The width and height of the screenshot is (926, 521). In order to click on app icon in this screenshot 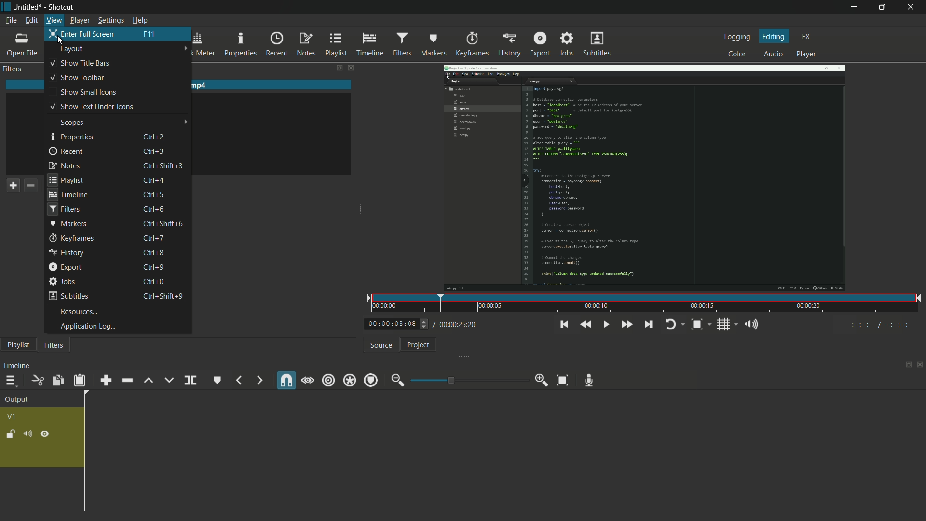, I will do `click(6, 6)`.